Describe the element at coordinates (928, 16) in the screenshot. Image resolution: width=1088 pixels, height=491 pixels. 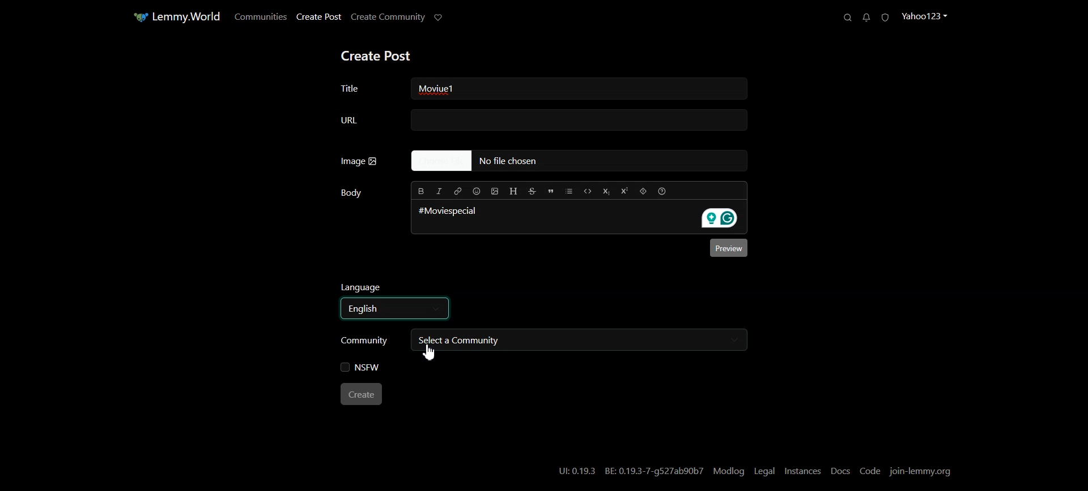
I see `Profile` at that location.